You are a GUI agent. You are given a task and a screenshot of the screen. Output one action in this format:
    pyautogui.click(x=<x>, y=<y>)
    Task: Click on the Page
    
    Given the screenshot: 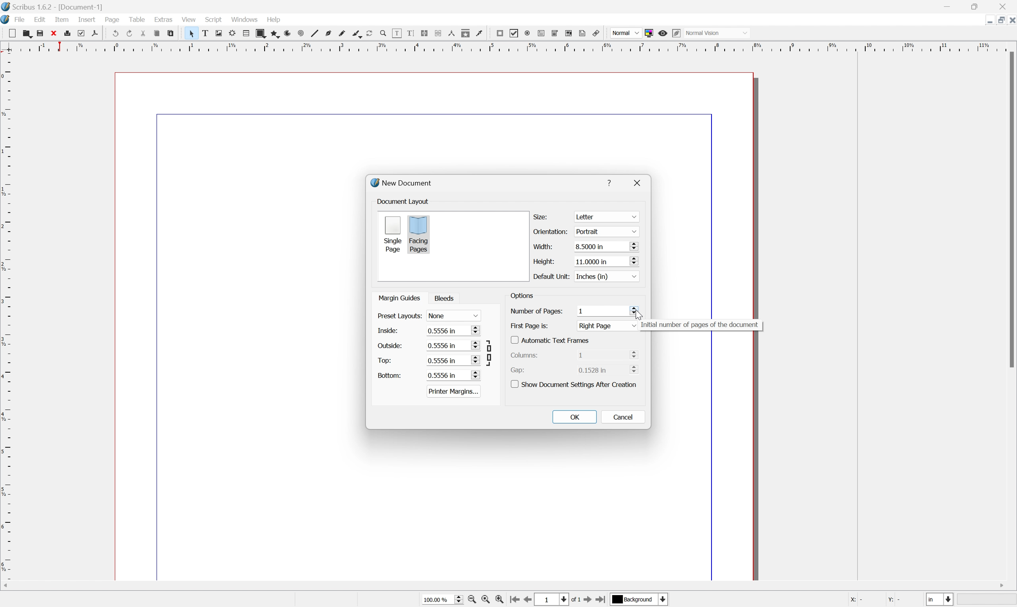 What is the action you would take?
    pyautogui.click(x=113, y=21)
    